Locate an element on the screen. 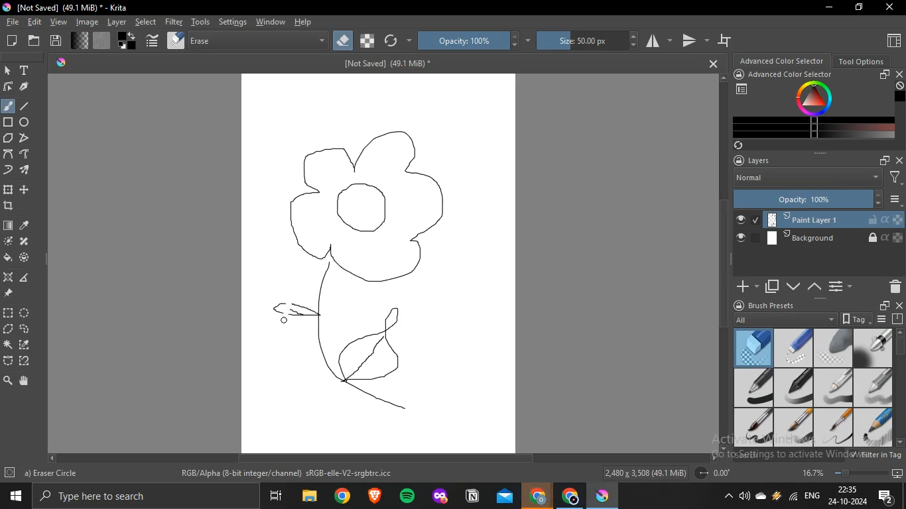 This screenshot has width=906, height=509. dynamic brush tooth is located at coordinates (9, 171).